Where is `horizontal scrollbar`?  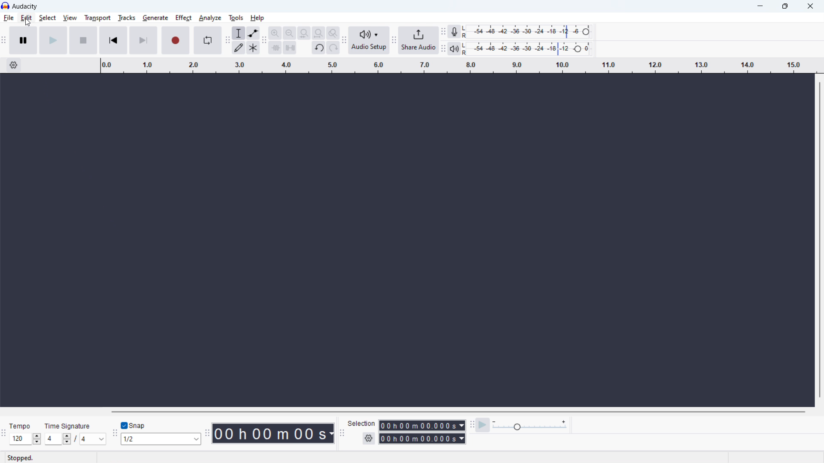 horizontal scrollbar is located at coordinates (457, 412).